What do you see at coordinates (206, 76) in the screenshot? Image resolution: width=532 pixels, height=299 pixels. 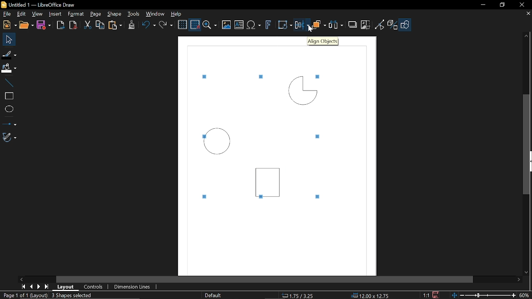 I see `Tiny squares sound selected objects` at bounding box center [206, 76].